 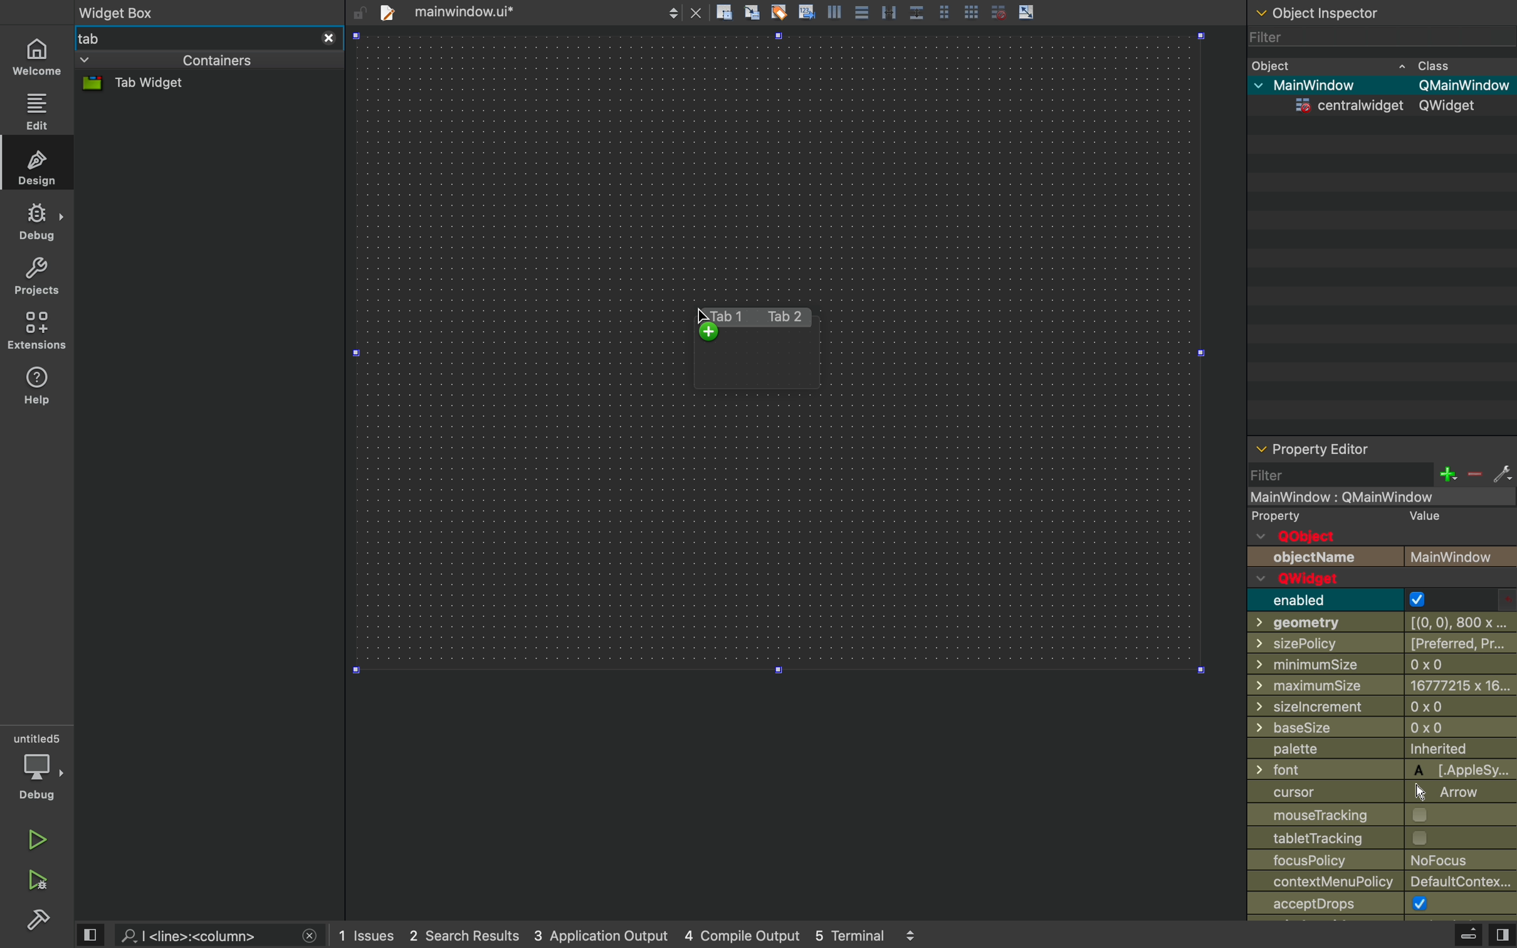 I want to click on align left, so click(x=834, y=11).